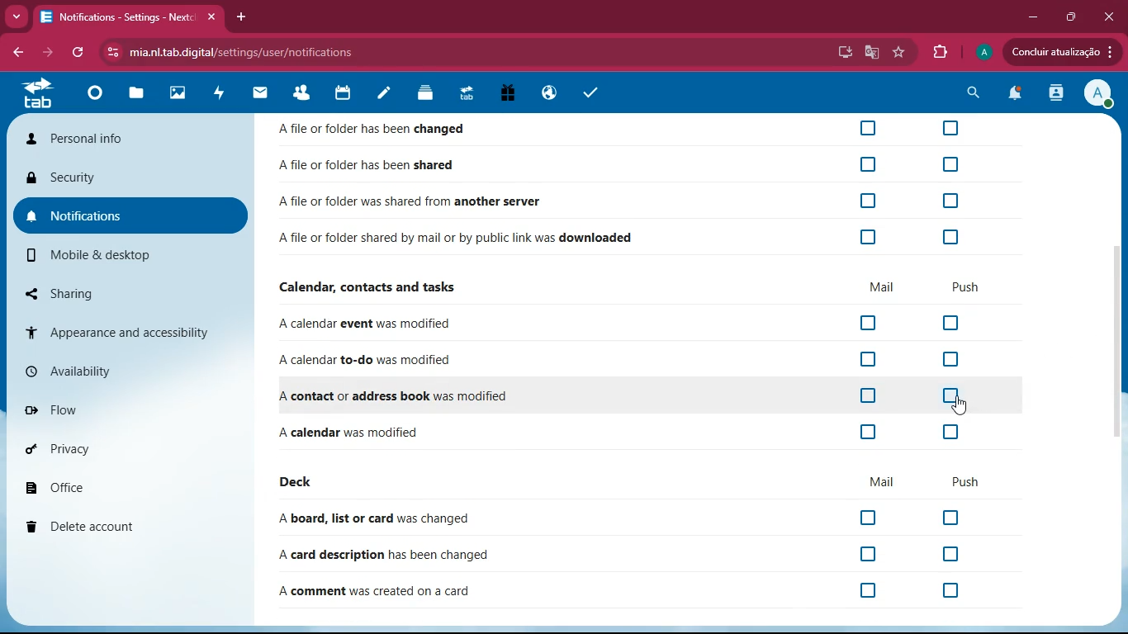  Describe the element at coordinates (868, 164) in the screenshot. I see `off` at that location.